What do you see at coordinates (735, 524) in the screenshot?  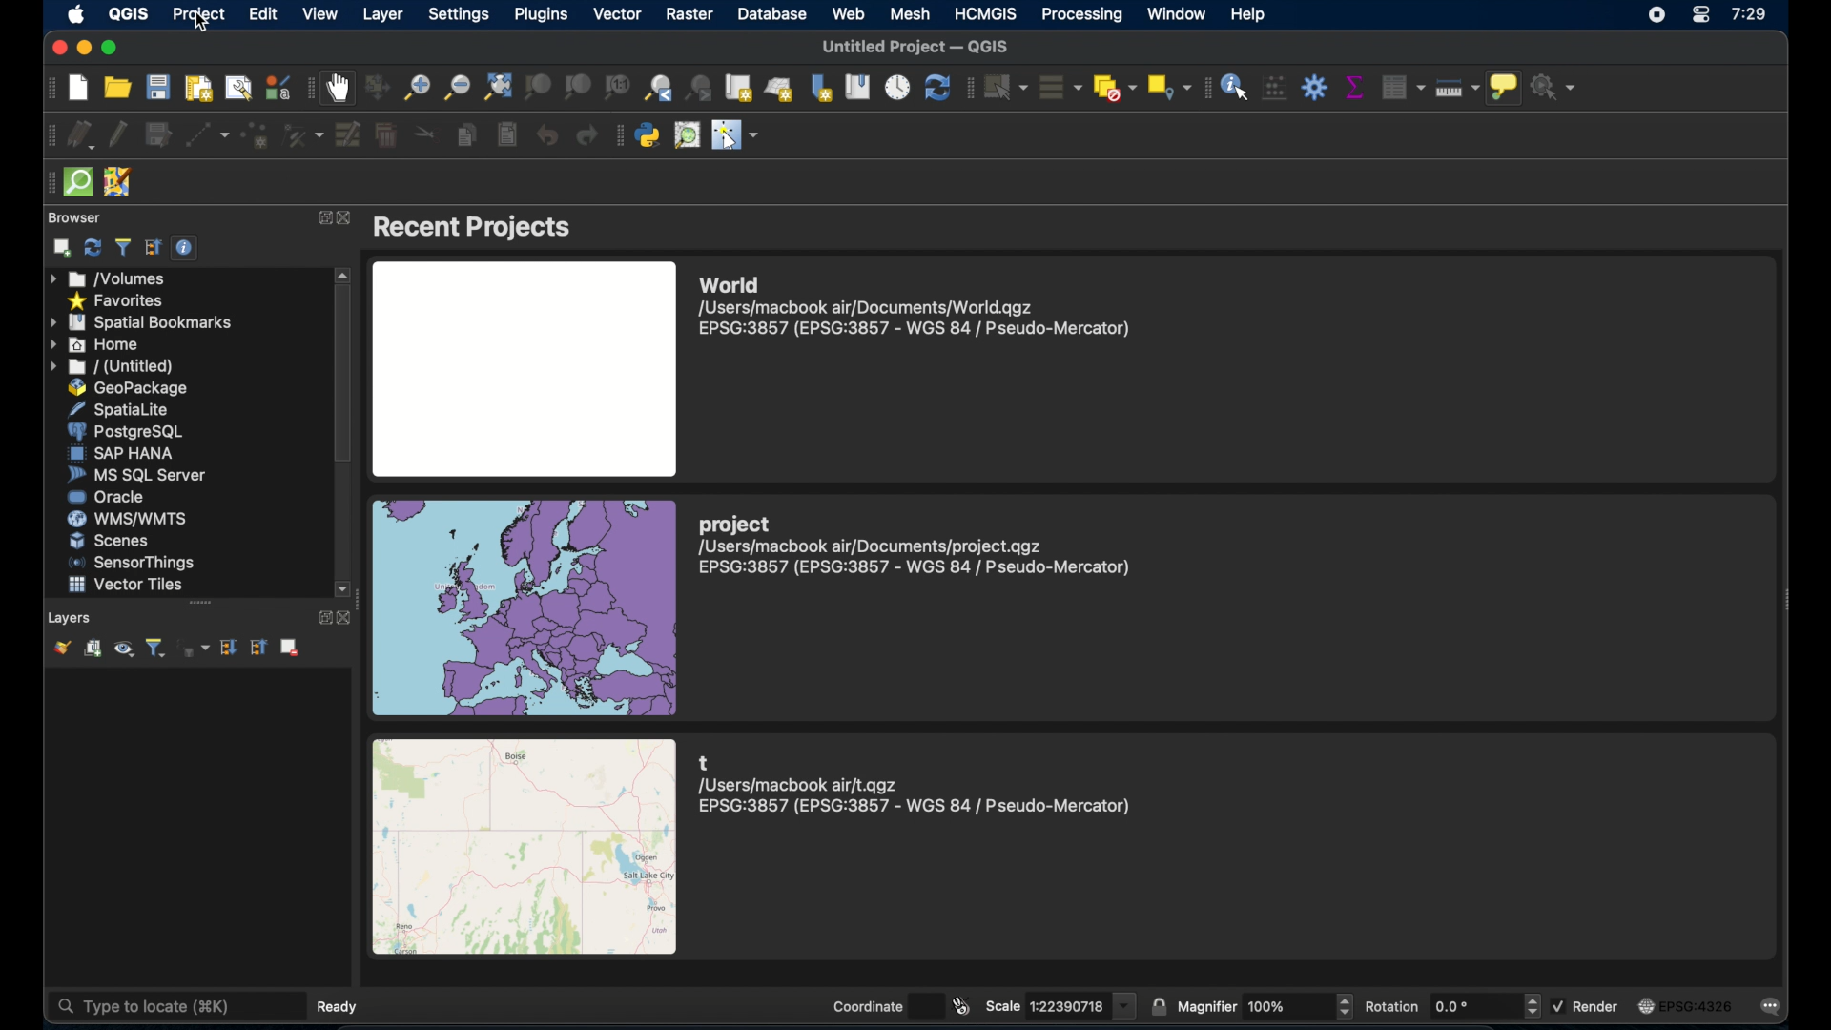 I see `project` at bounding box center [735, 524].